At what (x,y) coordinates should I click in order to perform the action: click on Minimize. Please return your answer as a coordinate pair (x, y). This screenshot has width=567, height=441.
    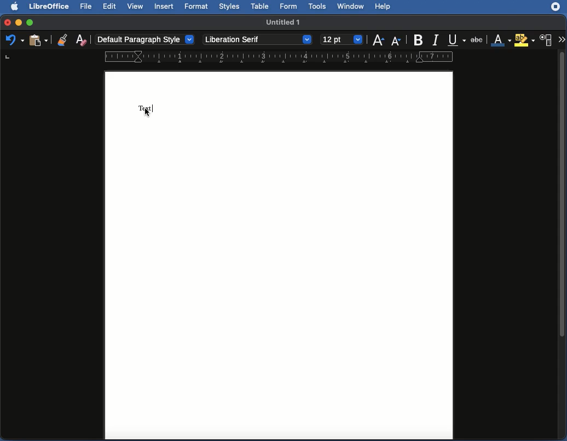
    Looking at the image, I should click on (19, 23).